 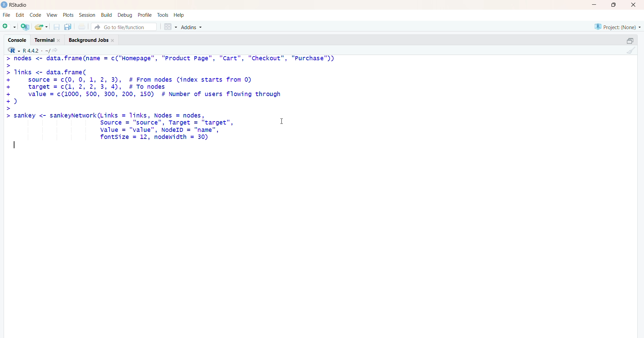 I want to click on plots, so click(x=66, y=14).